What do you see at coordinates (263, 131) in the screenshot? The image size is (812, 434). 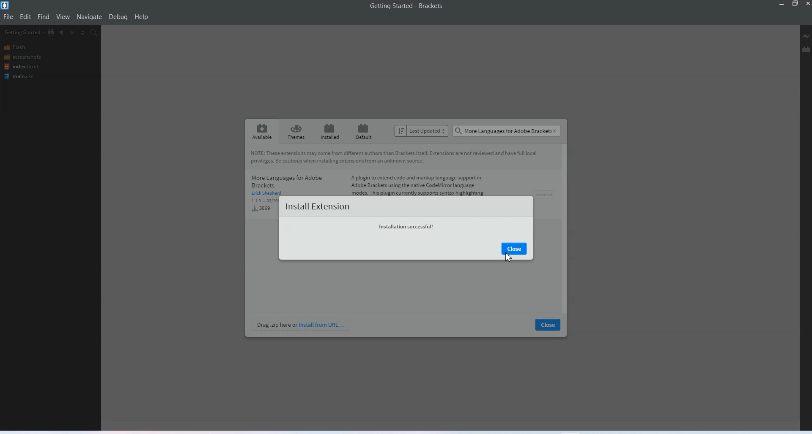 I see `Available` at bounding box center [263, 131].